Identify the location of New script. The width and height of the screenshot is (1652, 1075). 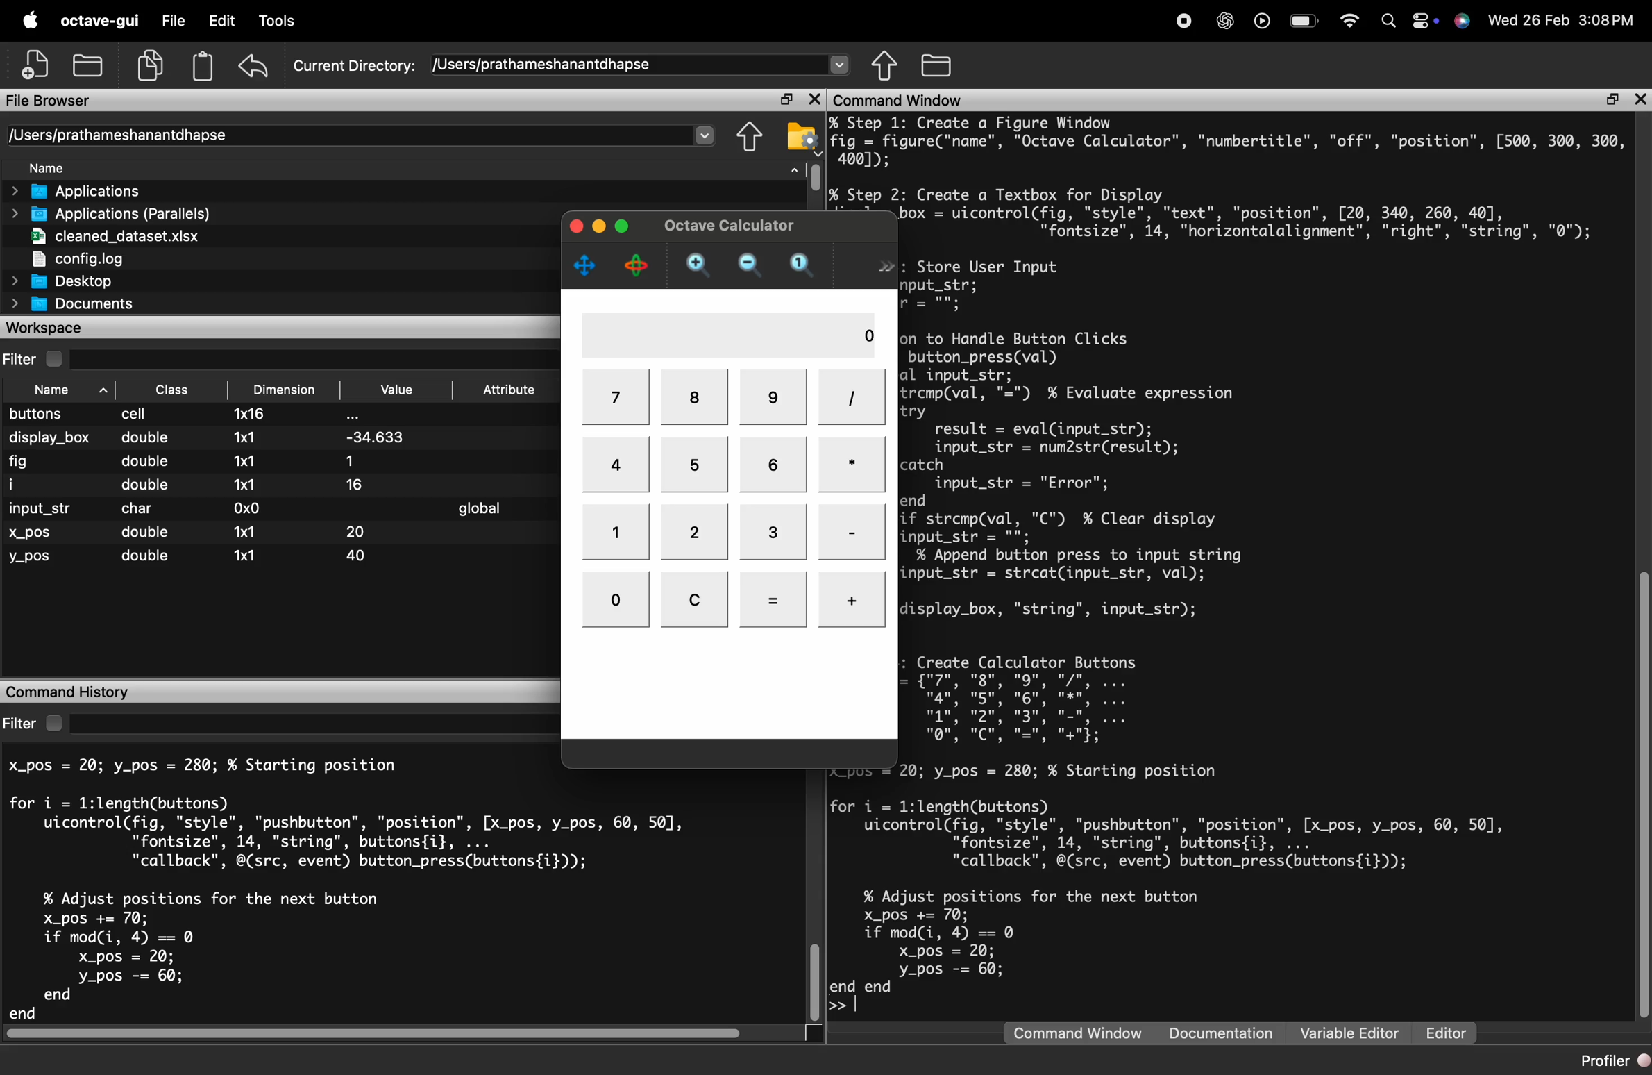
(32, 65).